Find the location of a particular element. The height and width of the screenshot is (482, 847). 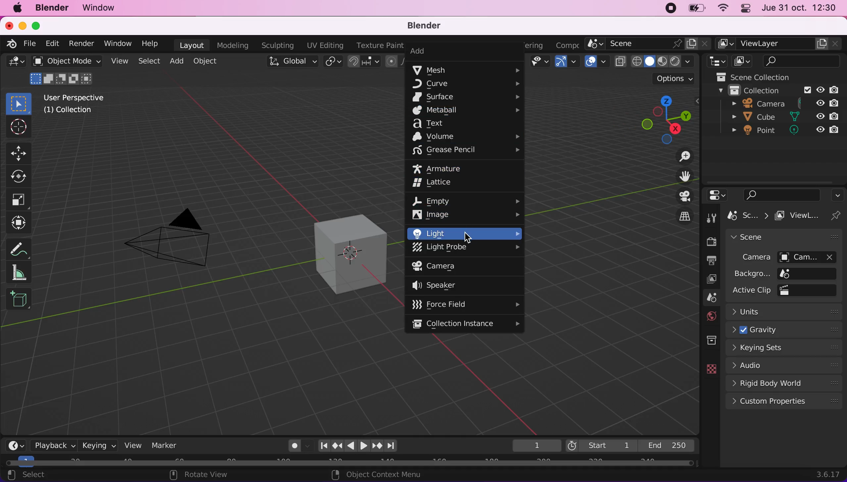

modeling is located at coordinates (233, 45).